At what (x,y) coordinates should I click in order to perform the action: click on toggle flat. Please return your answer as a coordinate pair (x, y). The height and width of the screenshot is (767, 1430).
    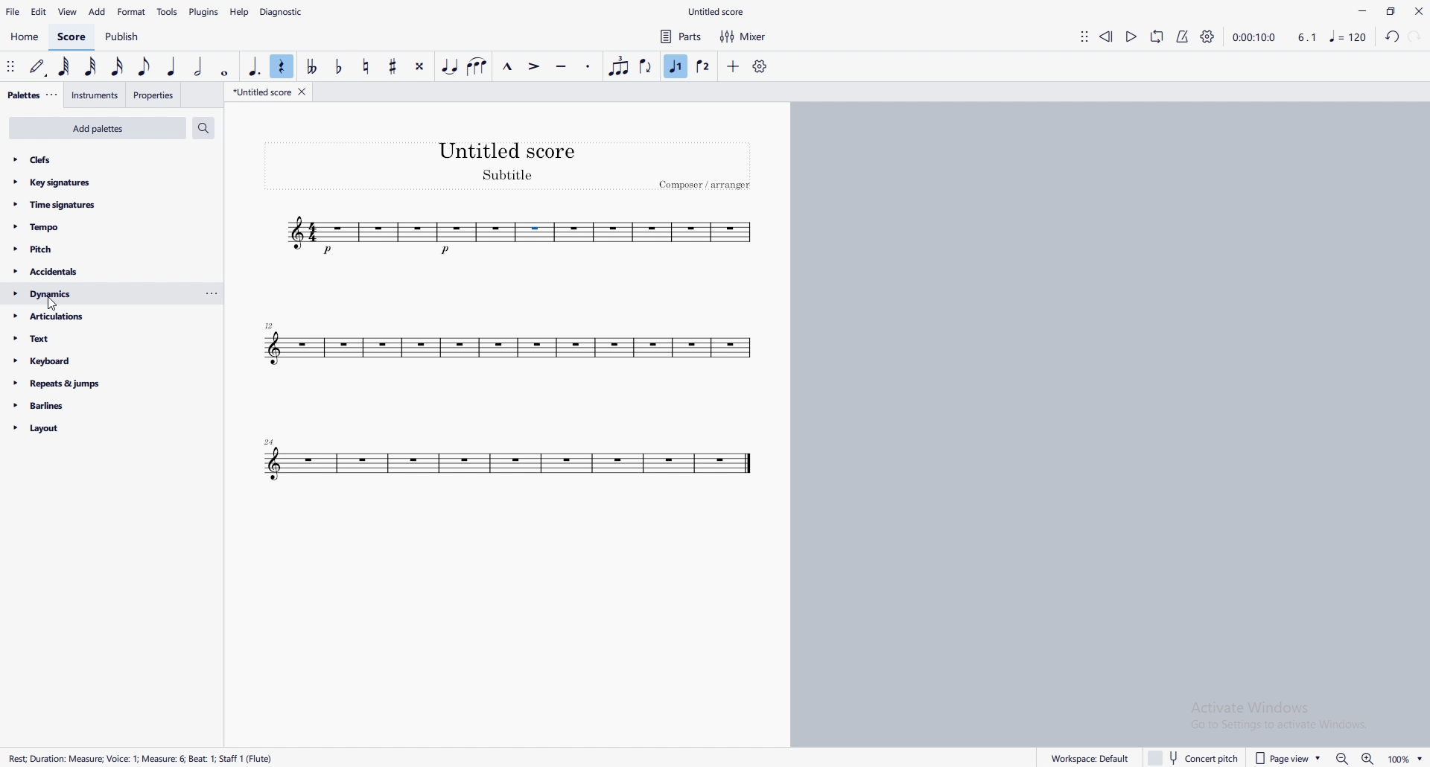
    Looking at the image, I should click on (341, 66).